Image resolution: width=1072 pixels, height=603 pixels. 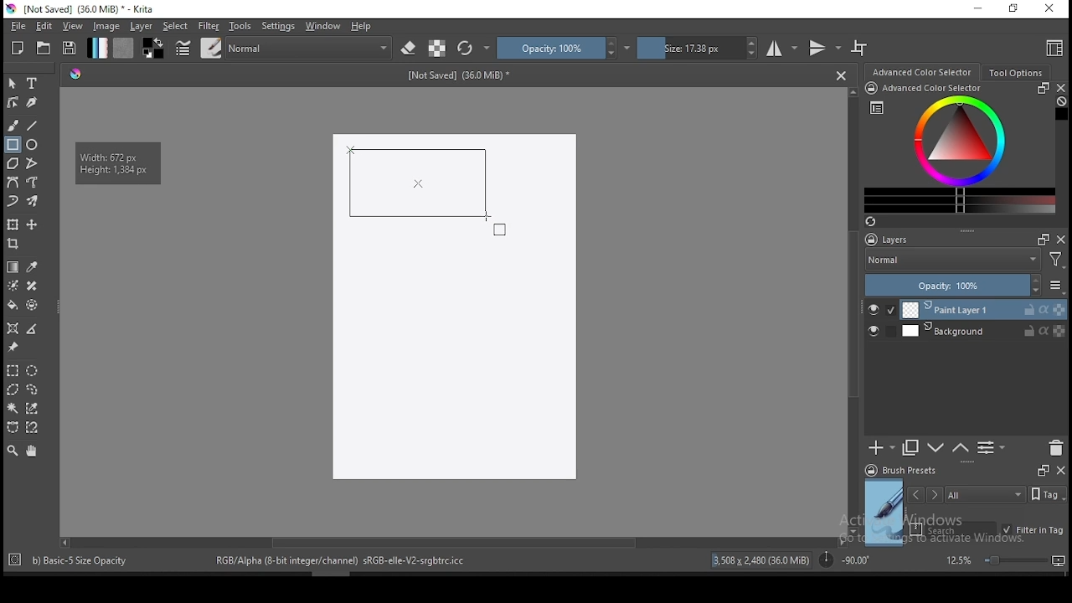 What do you see at coordinates (884, 513) in the screenshot?
I see `preview` at bounding box center [884, 513].